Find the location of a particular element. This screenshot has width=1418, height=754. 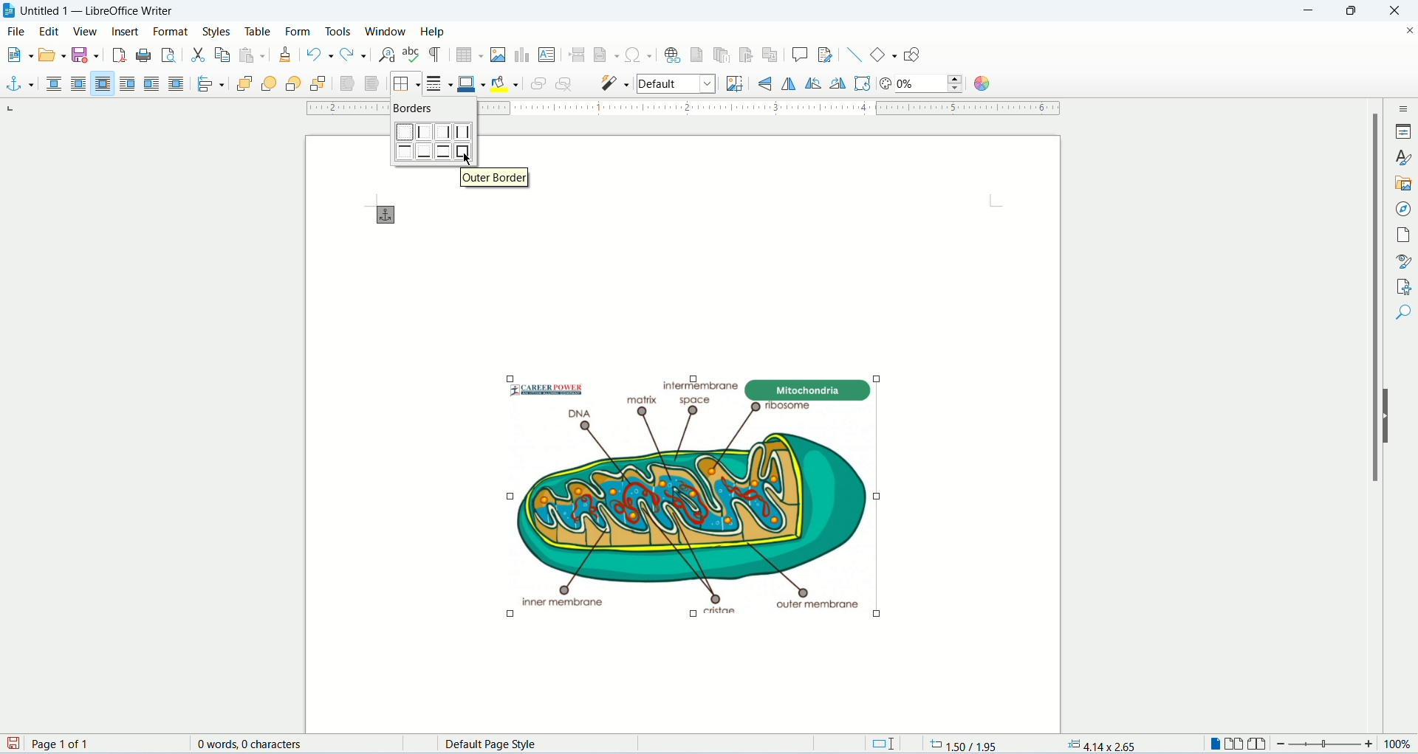

help is located at coordinates (431, 31).